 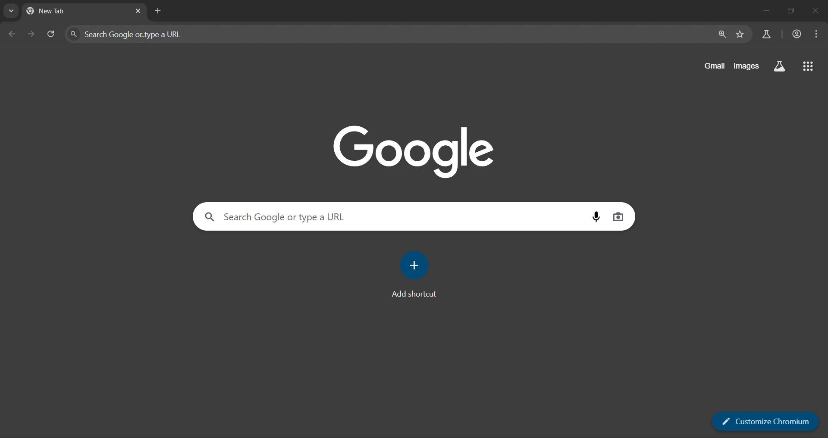 I want to click on minimize, so click(x=764, y=11).